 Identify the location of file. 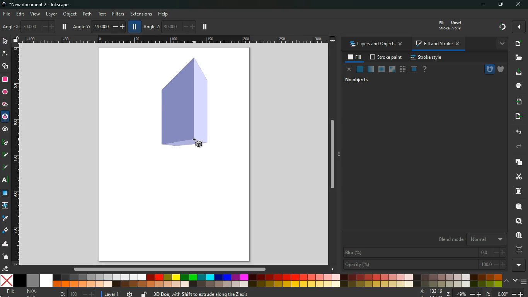
(6, 14).